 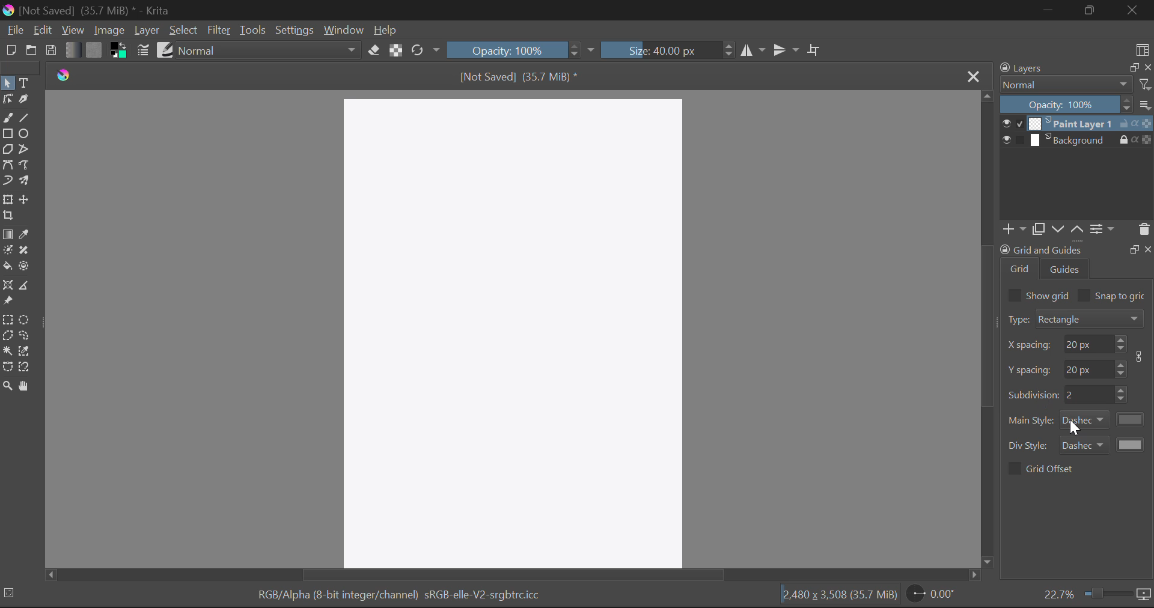 I want to click on div style, so click(x=1030, y=446).